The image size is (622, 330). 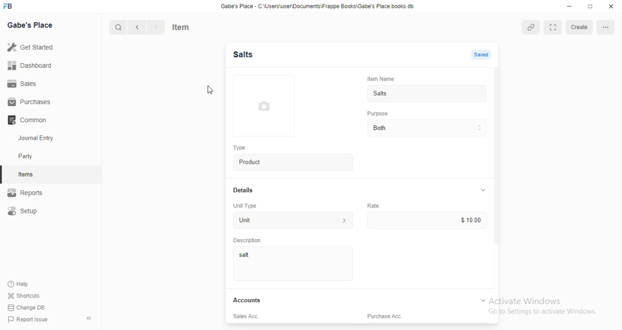 What do you see at coordinates (246, 256) in the screenshot?
I see `salt` at bounding box center [246, 256].